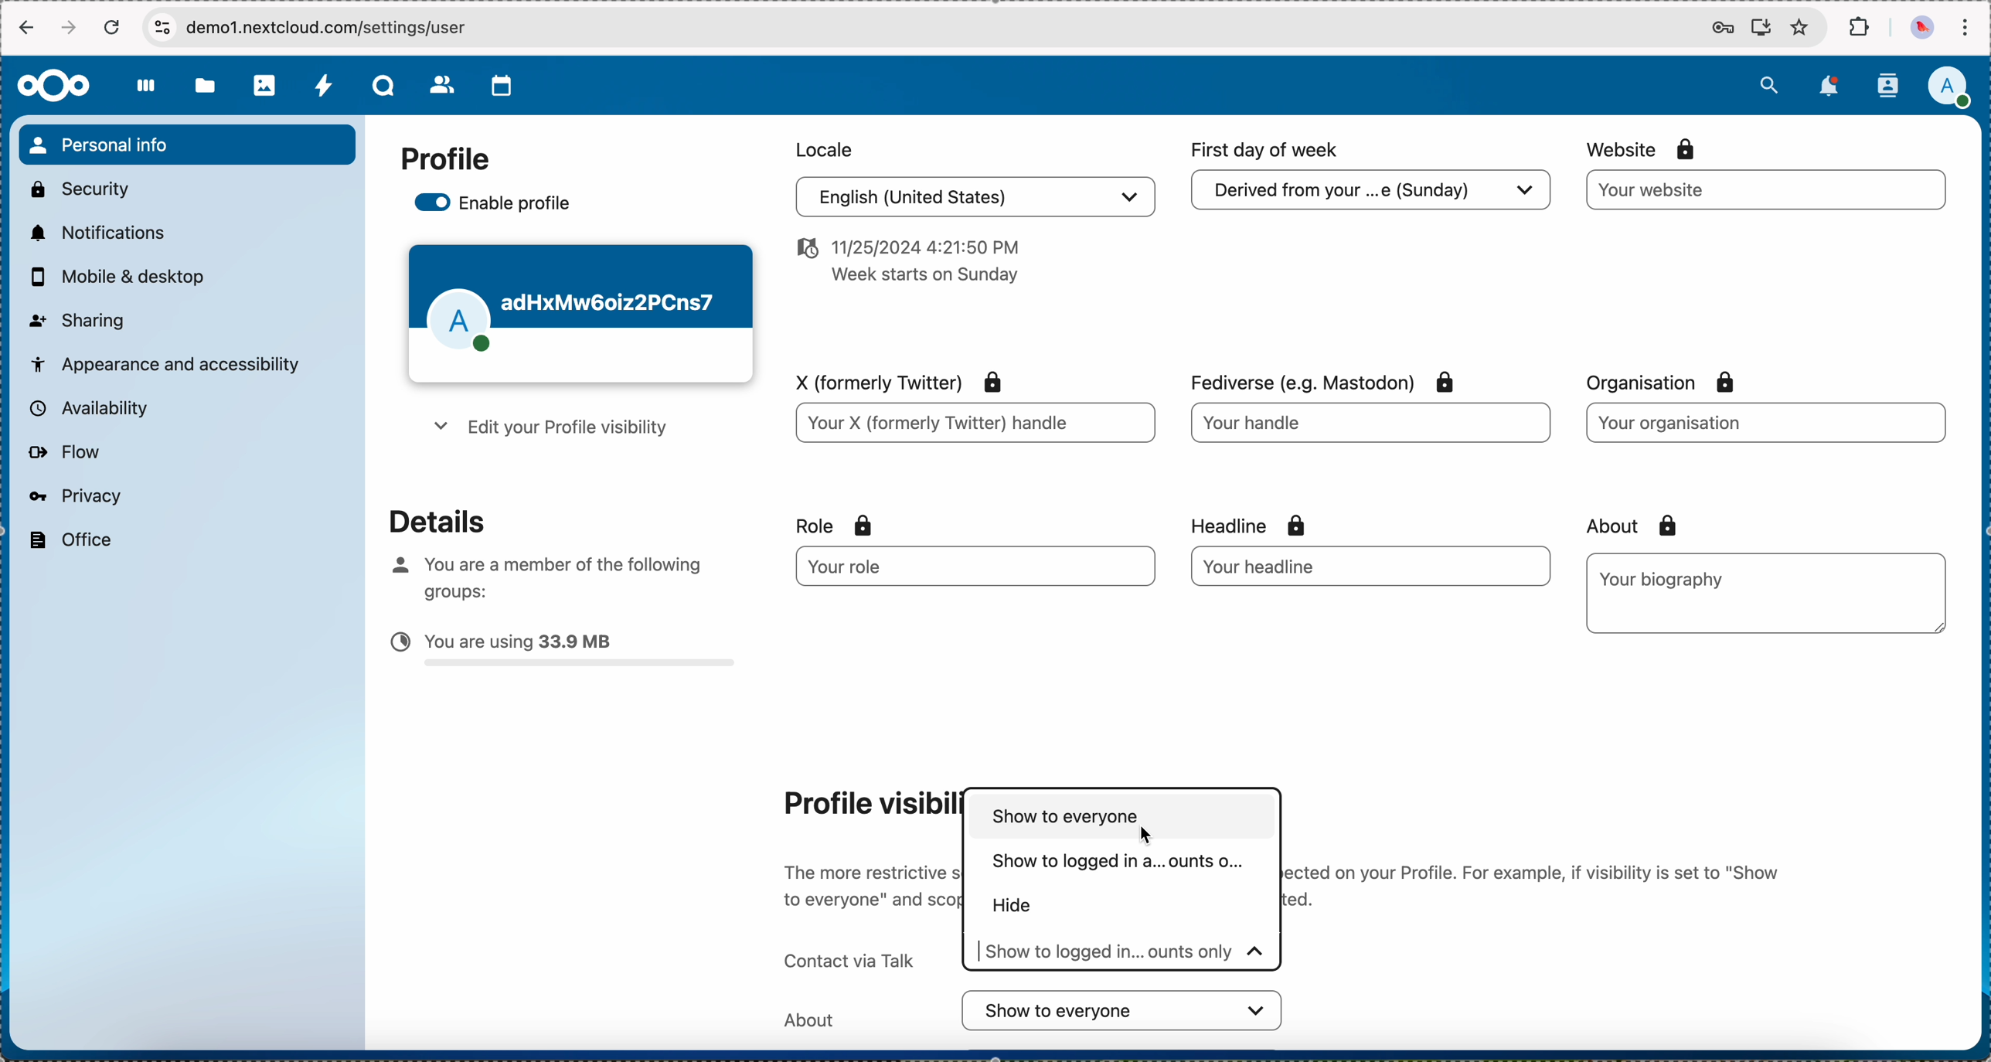 This screenshot has width=1991, height=1062. Describe the element at coordinates (835, 526) in the screenshot. I see `role` at that location.